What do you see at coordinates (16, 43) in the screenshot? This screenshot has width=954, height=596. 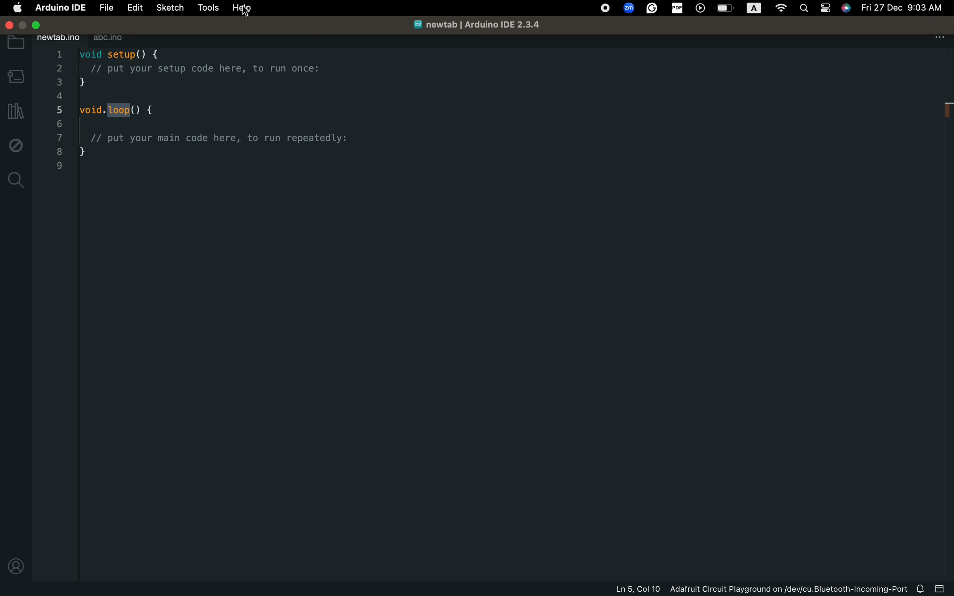 I see `folder` at bounding box center [16, 43].